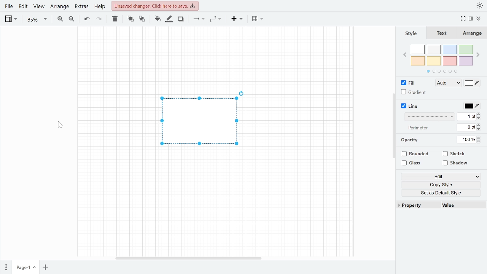  What do you see at coordinates (415, 206) in the screenshot?
I see `Property` at bounding box center [415, 206].